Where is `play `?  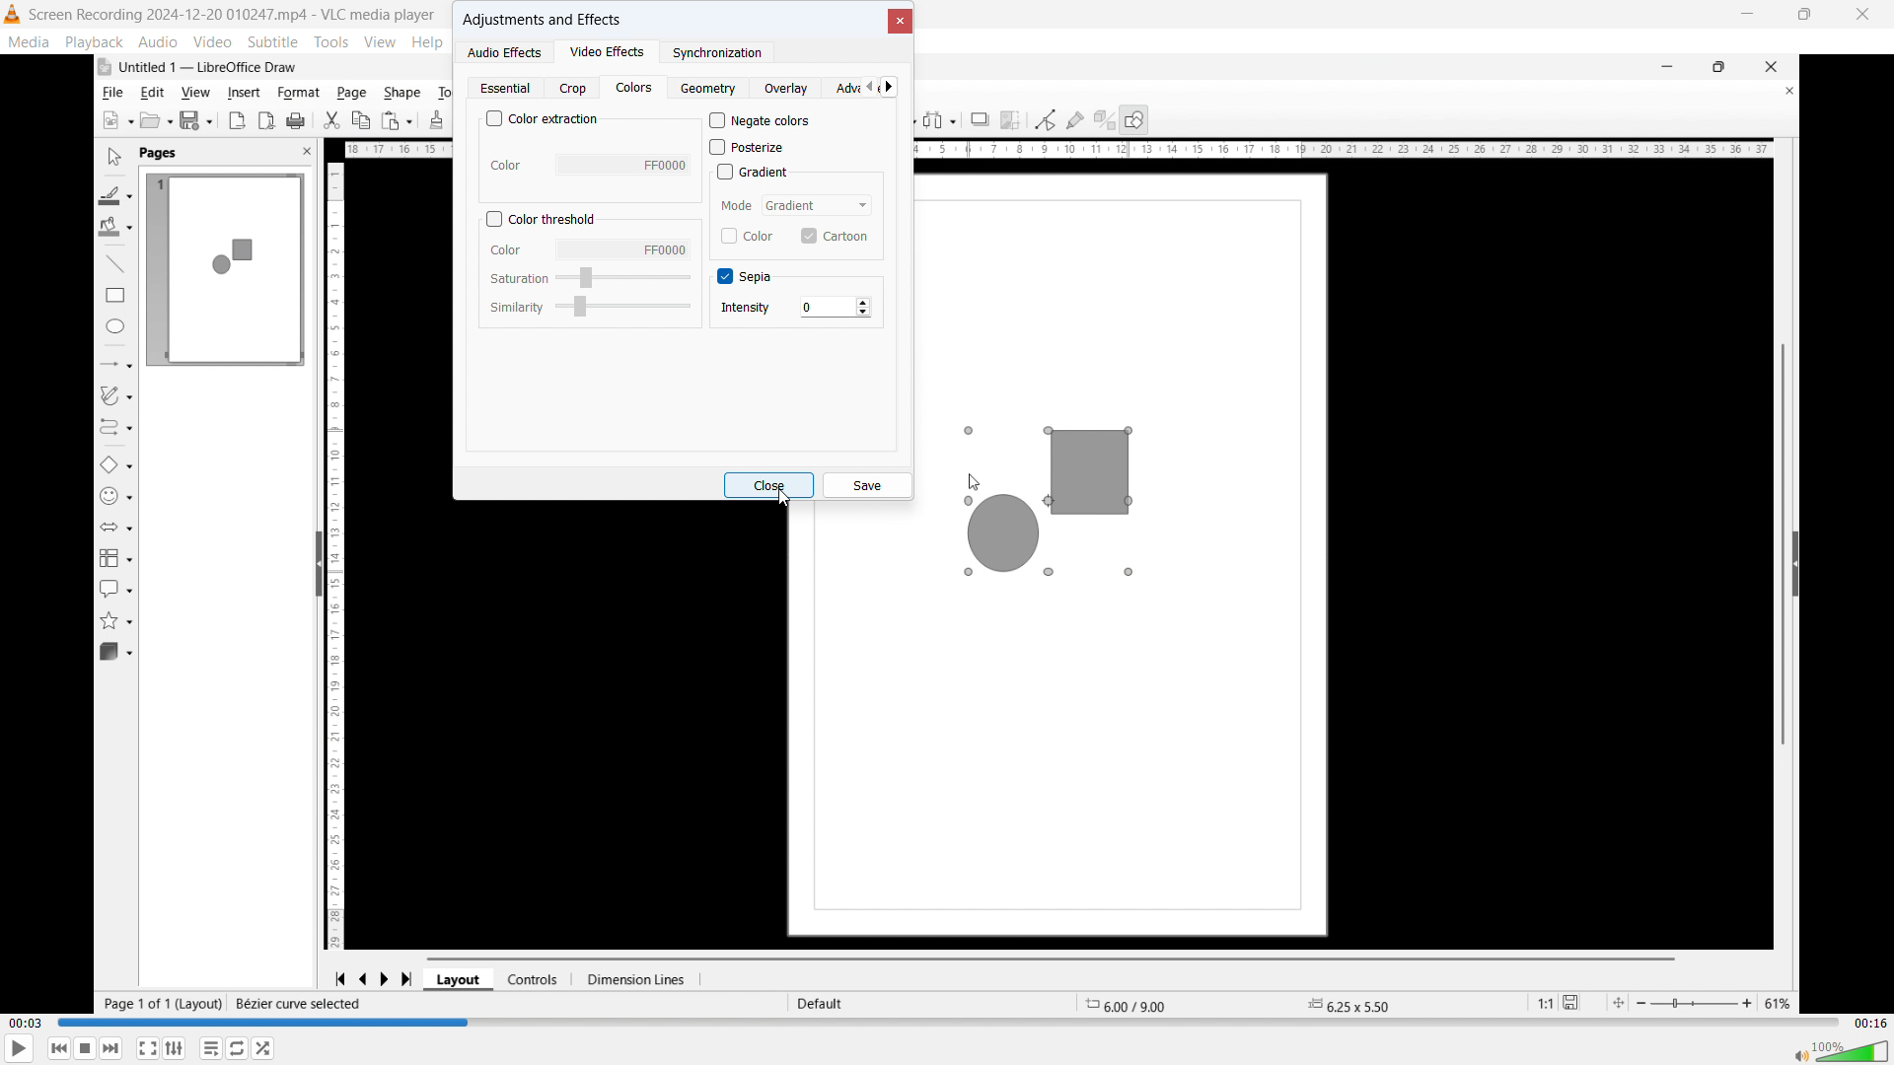 play  is located at coordinates (20, 1048).